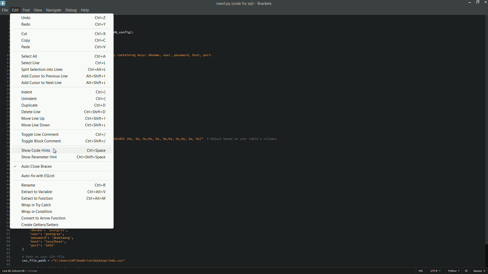 The image size is (488, 274). I want to click on move line down, so click(36, 125).